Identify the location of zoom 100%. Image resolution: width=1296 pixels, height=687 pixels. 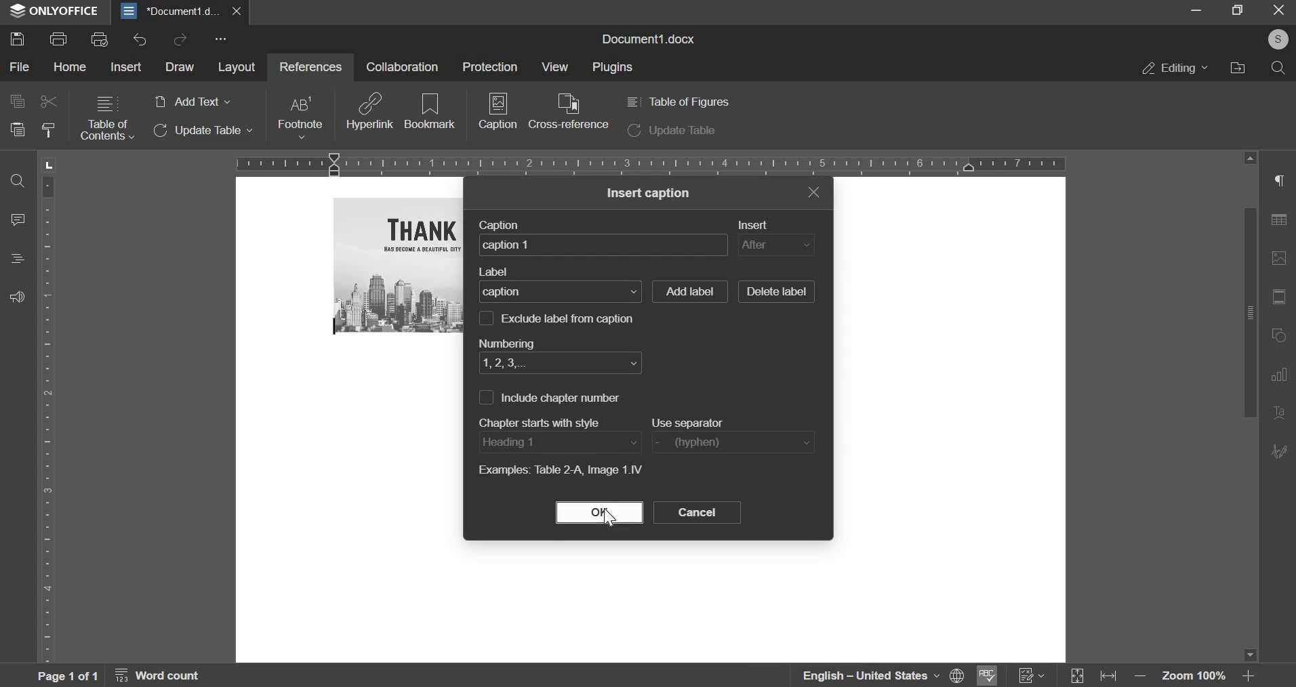
(1195, 678).